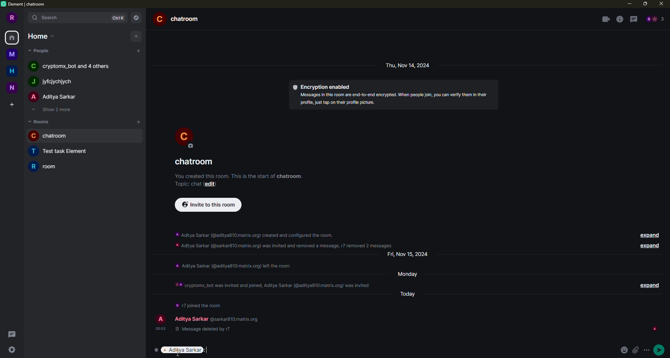 Image resolution: width=670 pixels, height=358 pixels. Describe the element at coordinates (40, 50) in the screenshot. I see `people` at that location.